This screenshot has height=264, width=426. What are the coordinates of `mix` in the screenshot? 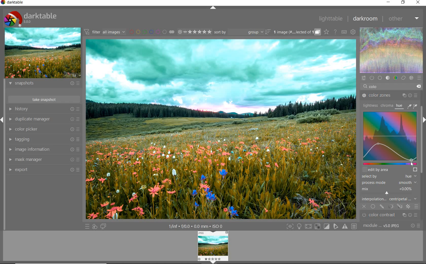 It's located at (390, 191).